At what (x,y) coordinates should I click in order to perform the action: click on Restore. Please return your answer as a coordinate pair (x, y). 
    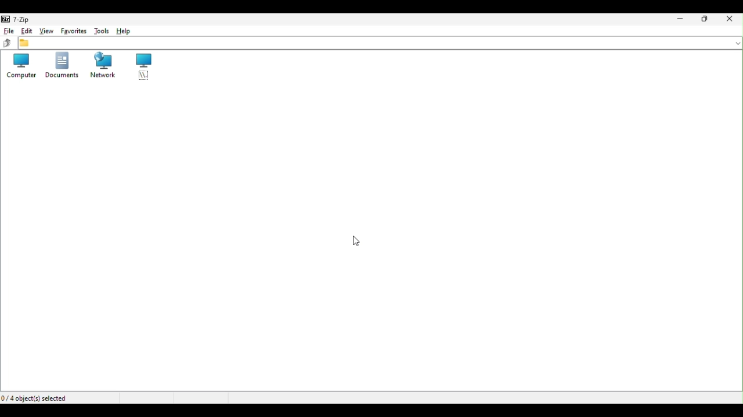
    Looking at the image, I should click on (708, 18).